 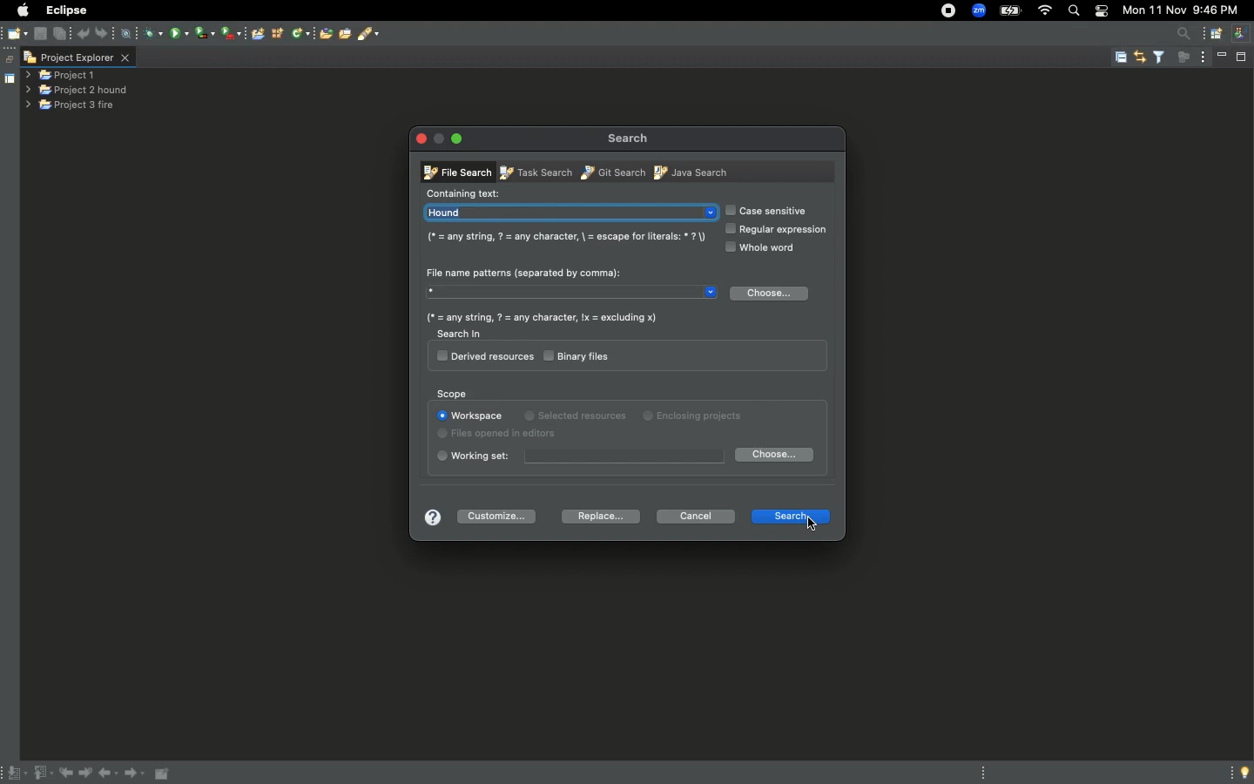 What do you see at coordinates (940, 10) in the screenshot?
I see `recorder` at bounding box center [940, 10].